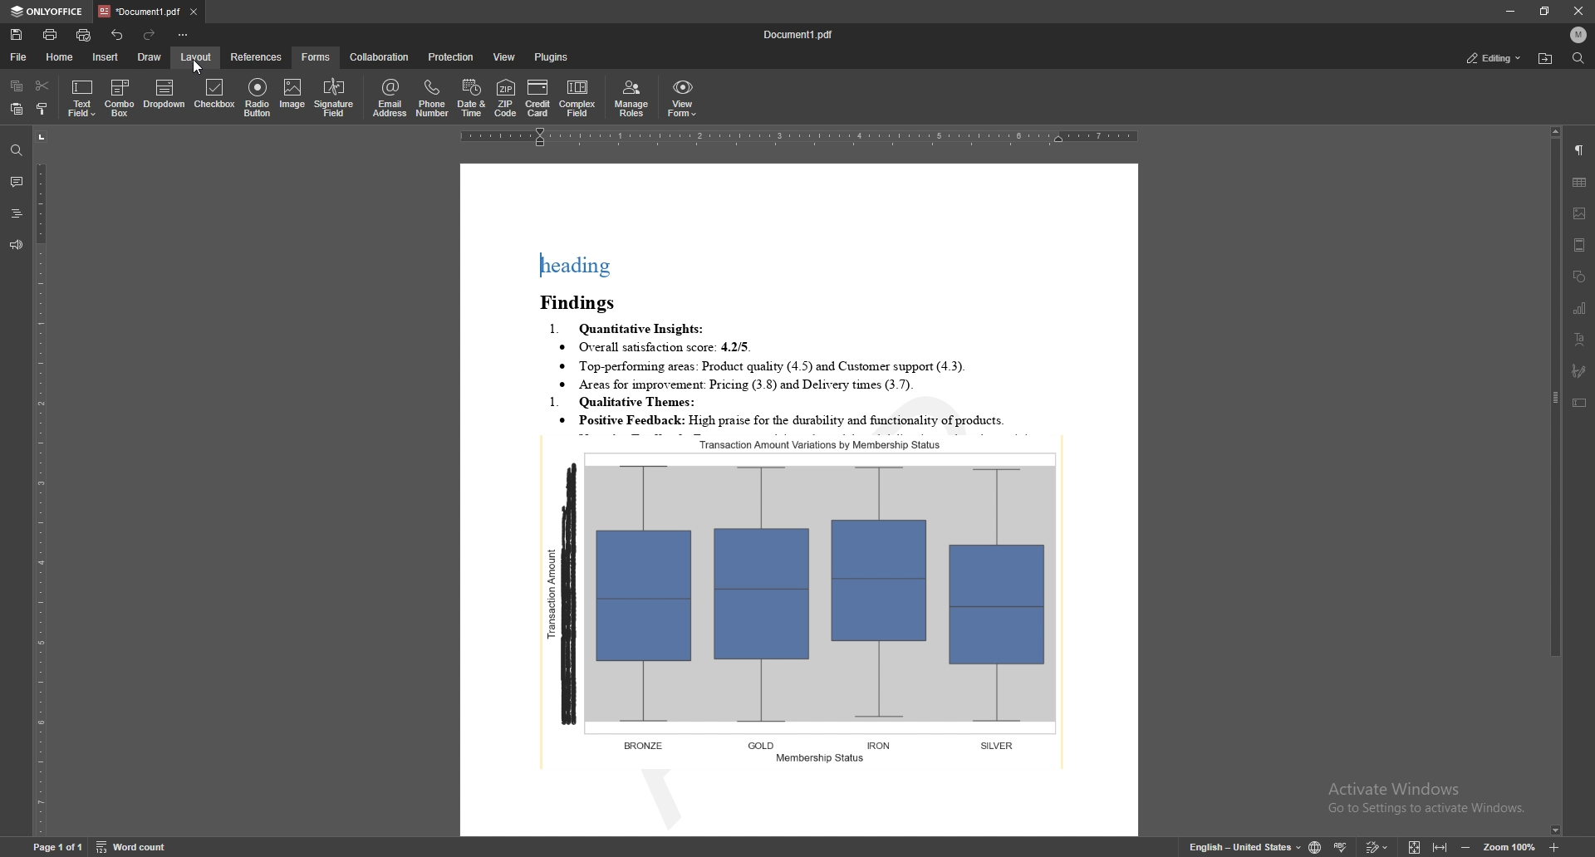 The height and width of the screenshot is (857, 1595). I want to click on horizontal scale, so click(798, 137).